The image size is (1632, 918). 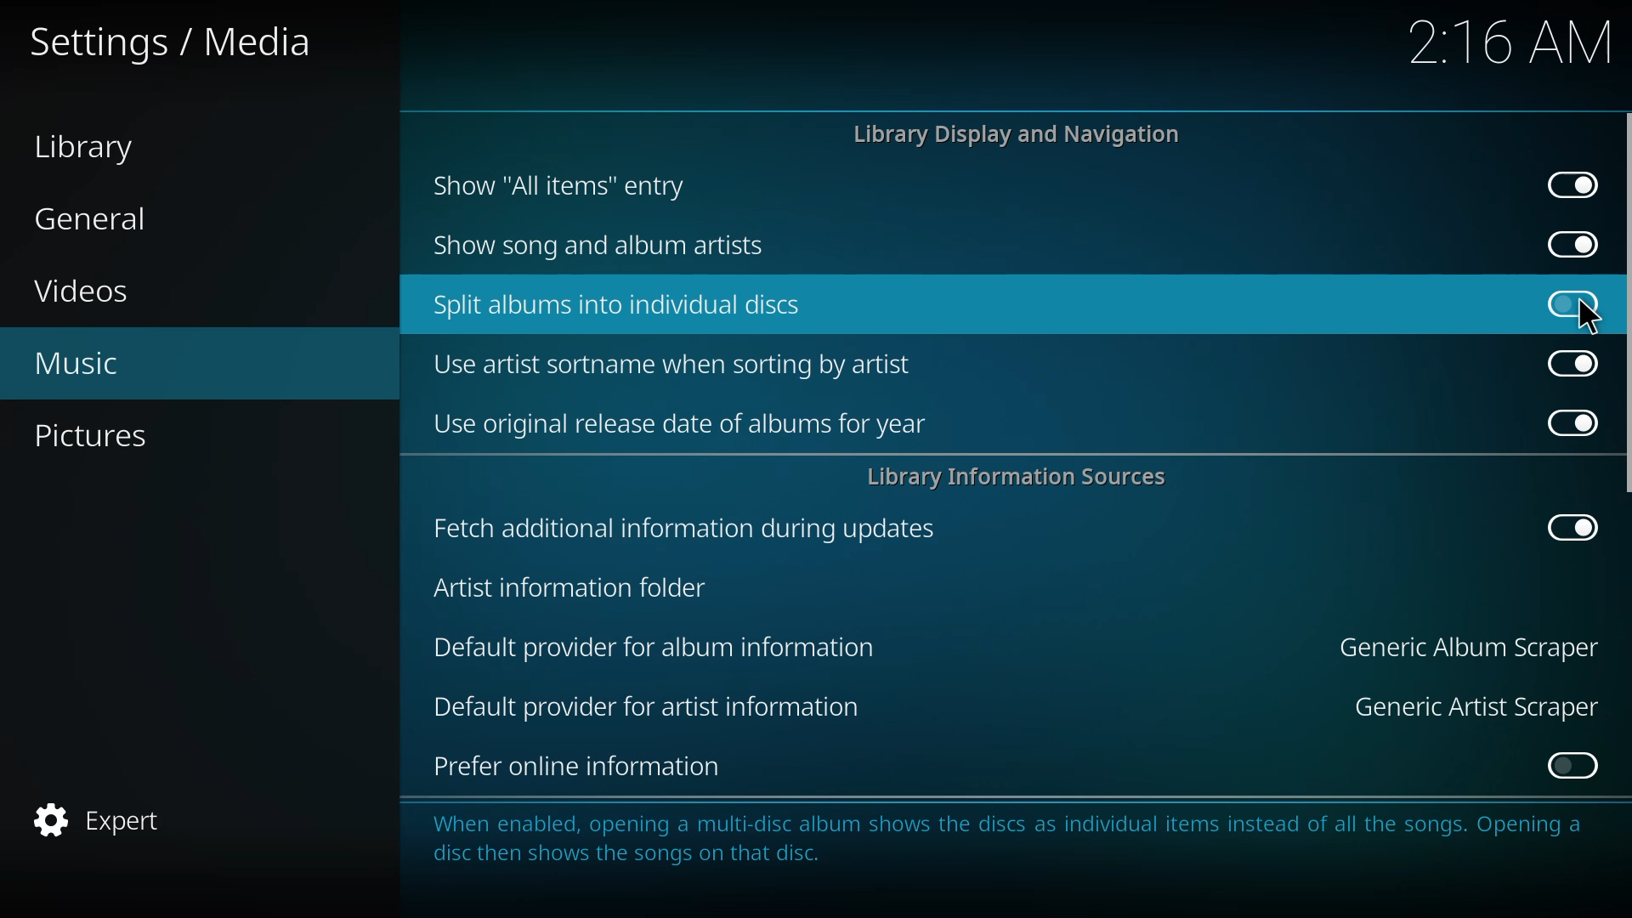 What do you see at coordinates (678, 364) in the screenshot?
I see `use artist sortname when sorting` at bounding box center [678, 364].